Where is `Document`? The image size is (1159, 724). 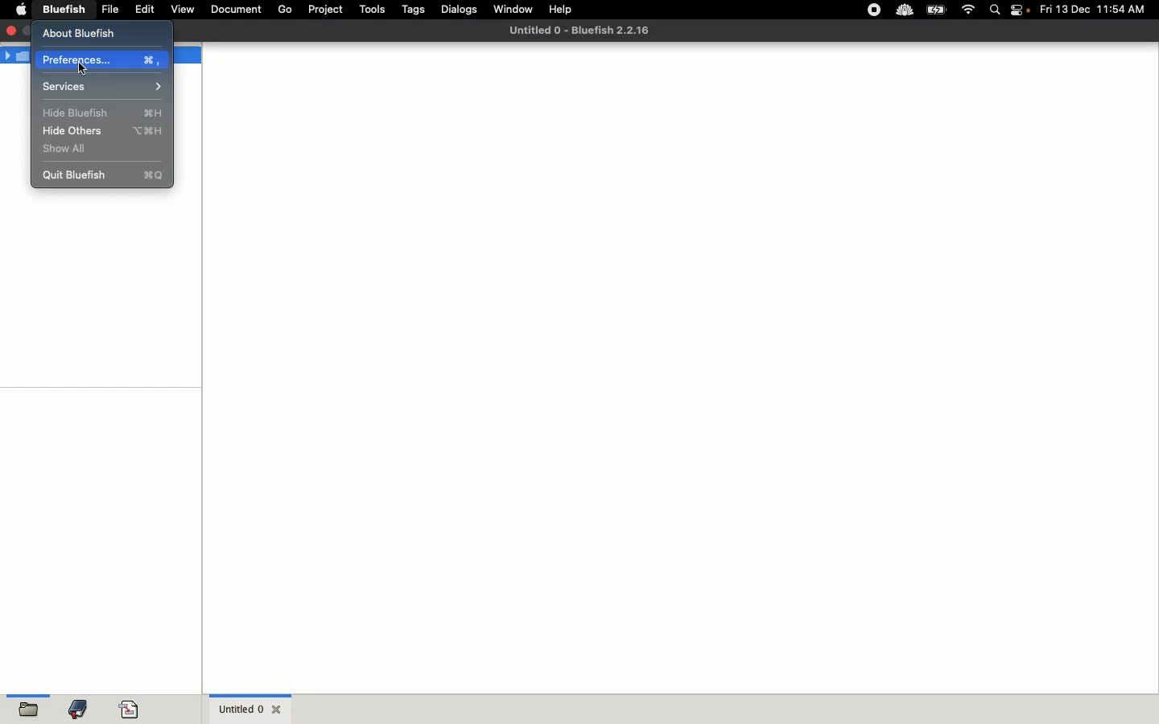
Document is located at coordinates (237, 10).